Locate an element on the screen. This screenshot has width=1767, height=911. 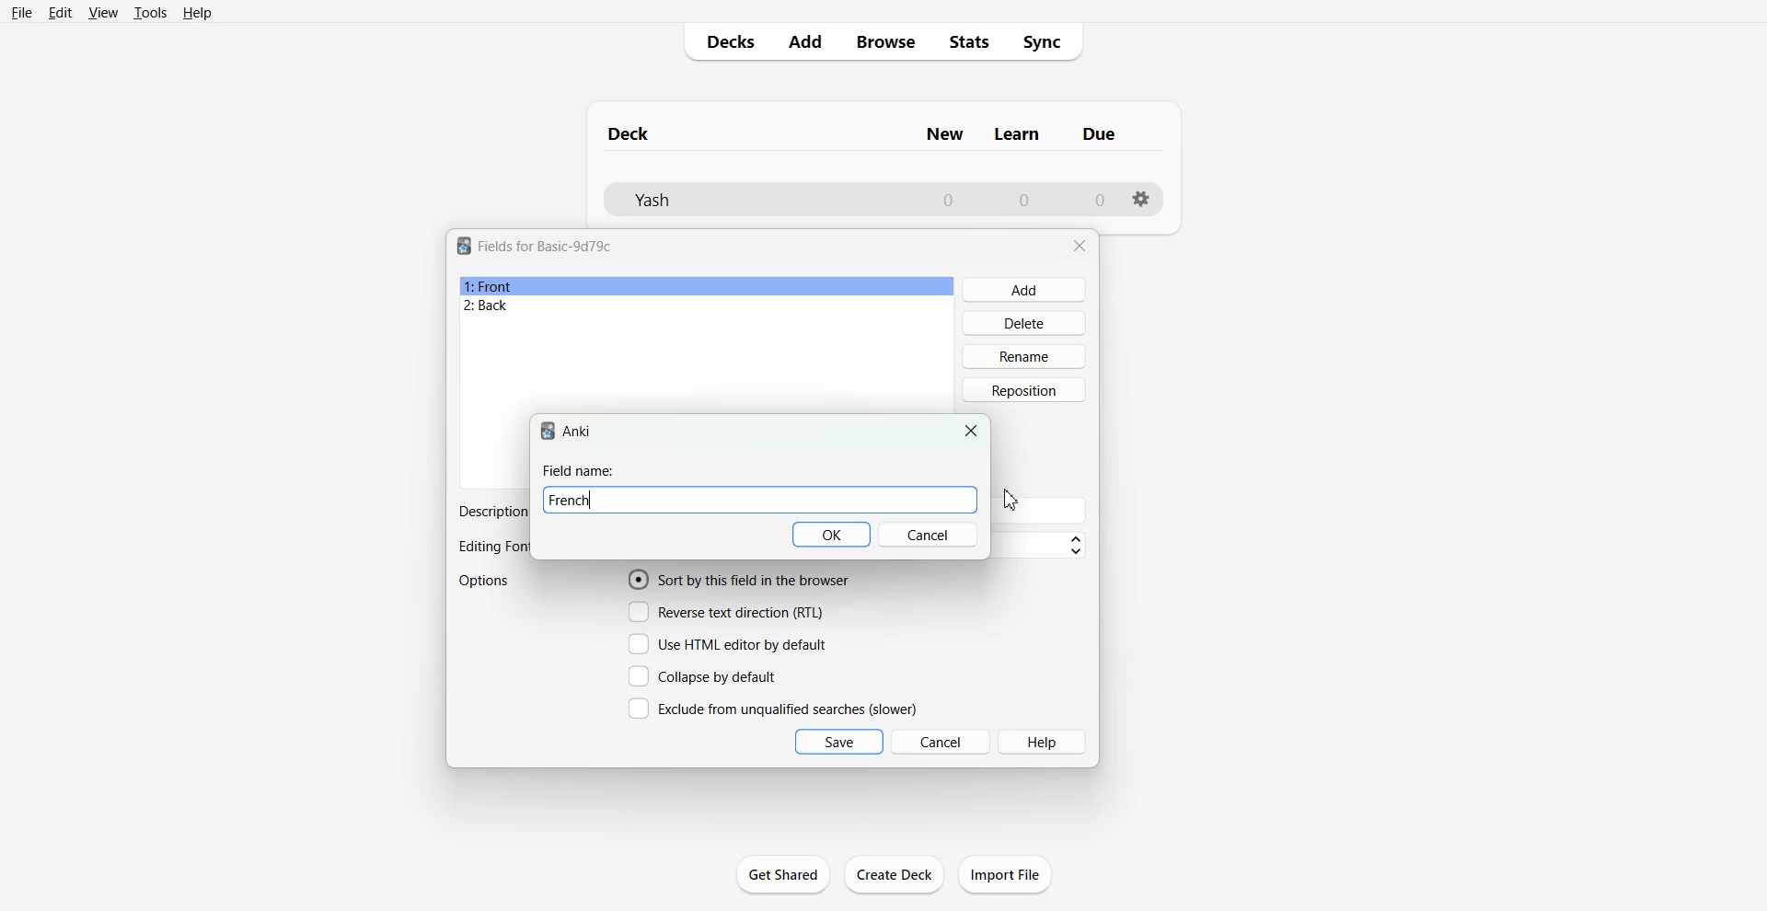
Close is located at coordinates (1080, 246).